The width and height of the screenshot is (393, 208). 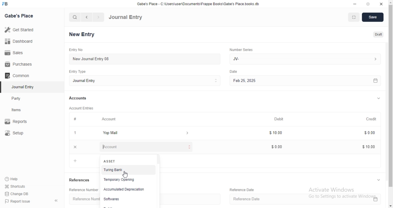 What do you see at coordinates (56, 201) in the screenshot?
I see `collapse sidebar` at bounding box center [56, 201].